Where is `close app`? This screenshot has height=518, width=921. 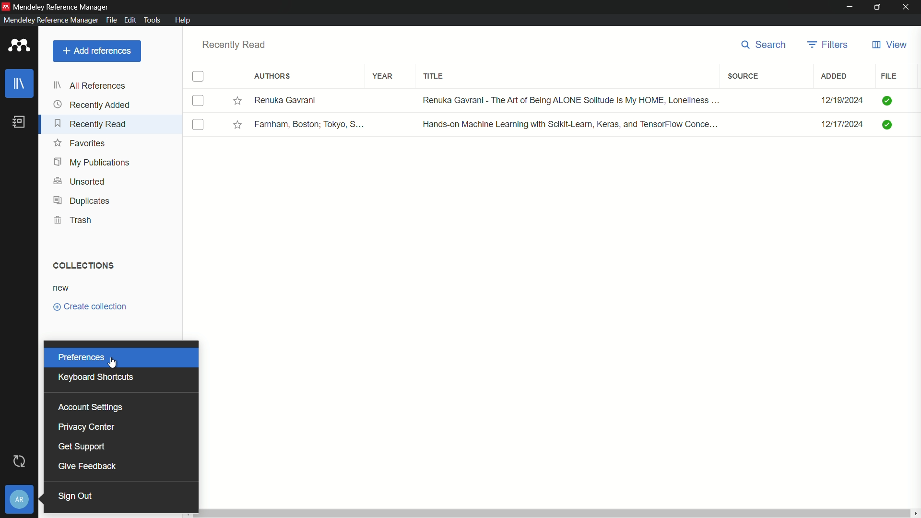
close app is located at coordinates (909, 7).